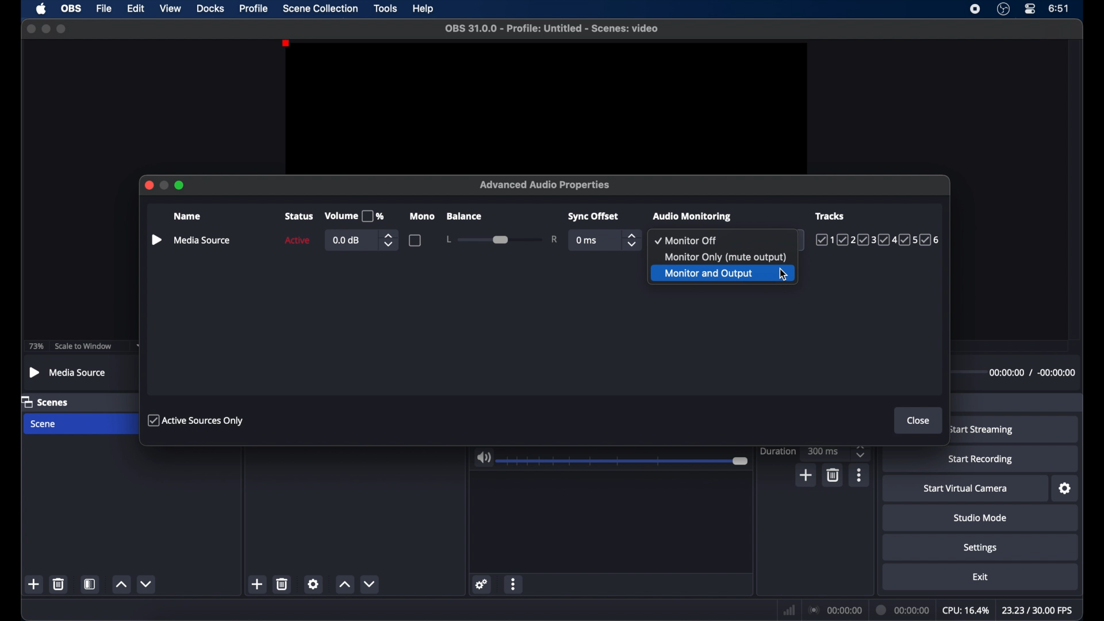  I want to click on obsstudio, so click(1003, 9).